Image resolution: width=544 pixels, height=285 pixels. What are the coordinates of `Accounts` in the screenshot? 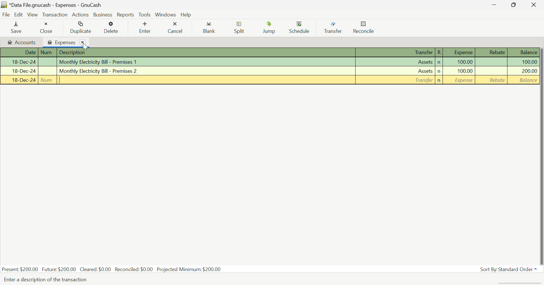 It's located at (21, 42).